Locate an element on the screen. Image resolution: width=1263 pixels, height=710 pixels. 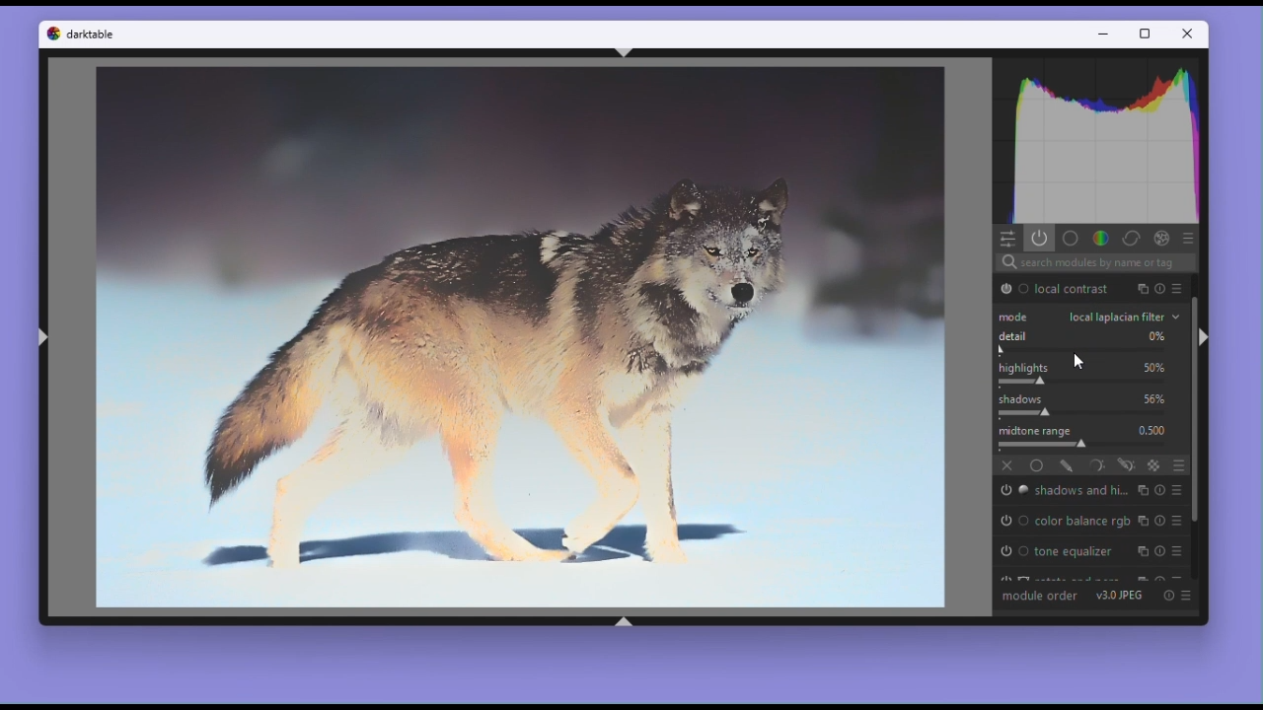
Multiple instance is located at coordinates (1145, 521).